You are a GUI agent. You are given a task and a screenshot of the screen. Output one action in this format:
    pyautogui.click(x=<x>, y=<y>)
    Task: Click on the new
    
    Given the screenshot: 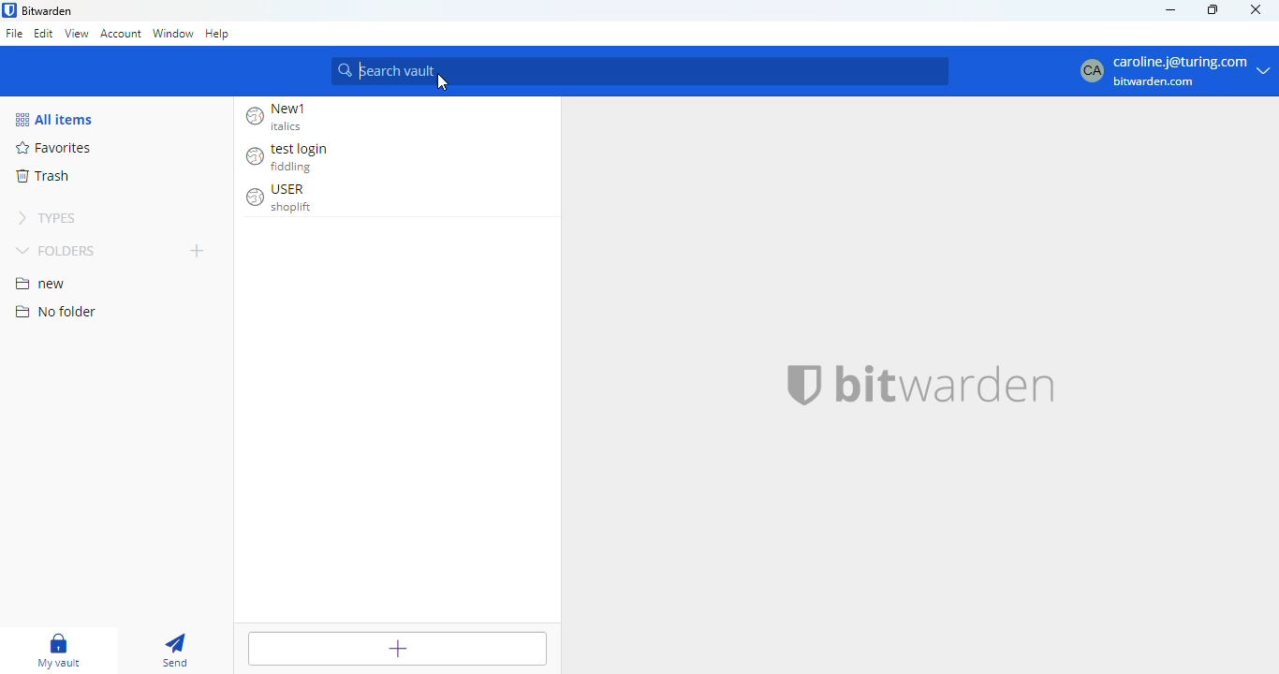 What is the action you would take?
    pyautogui.click(x=41, y=284)
    